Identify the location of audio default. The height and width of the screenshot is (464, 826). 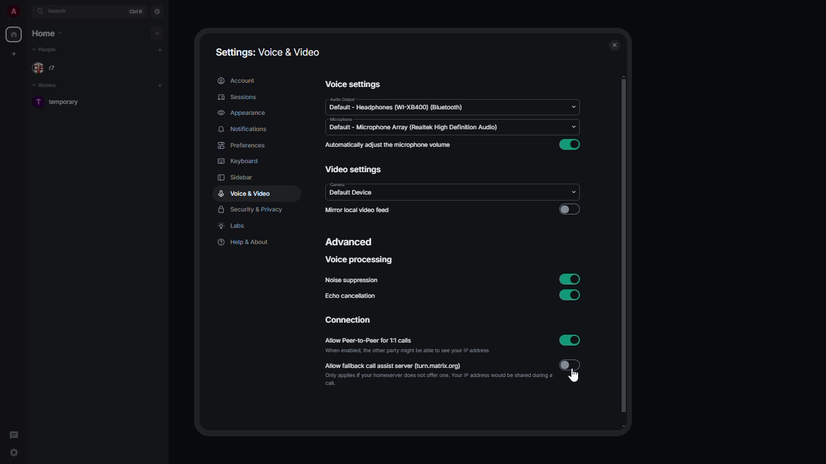
(397, 104).